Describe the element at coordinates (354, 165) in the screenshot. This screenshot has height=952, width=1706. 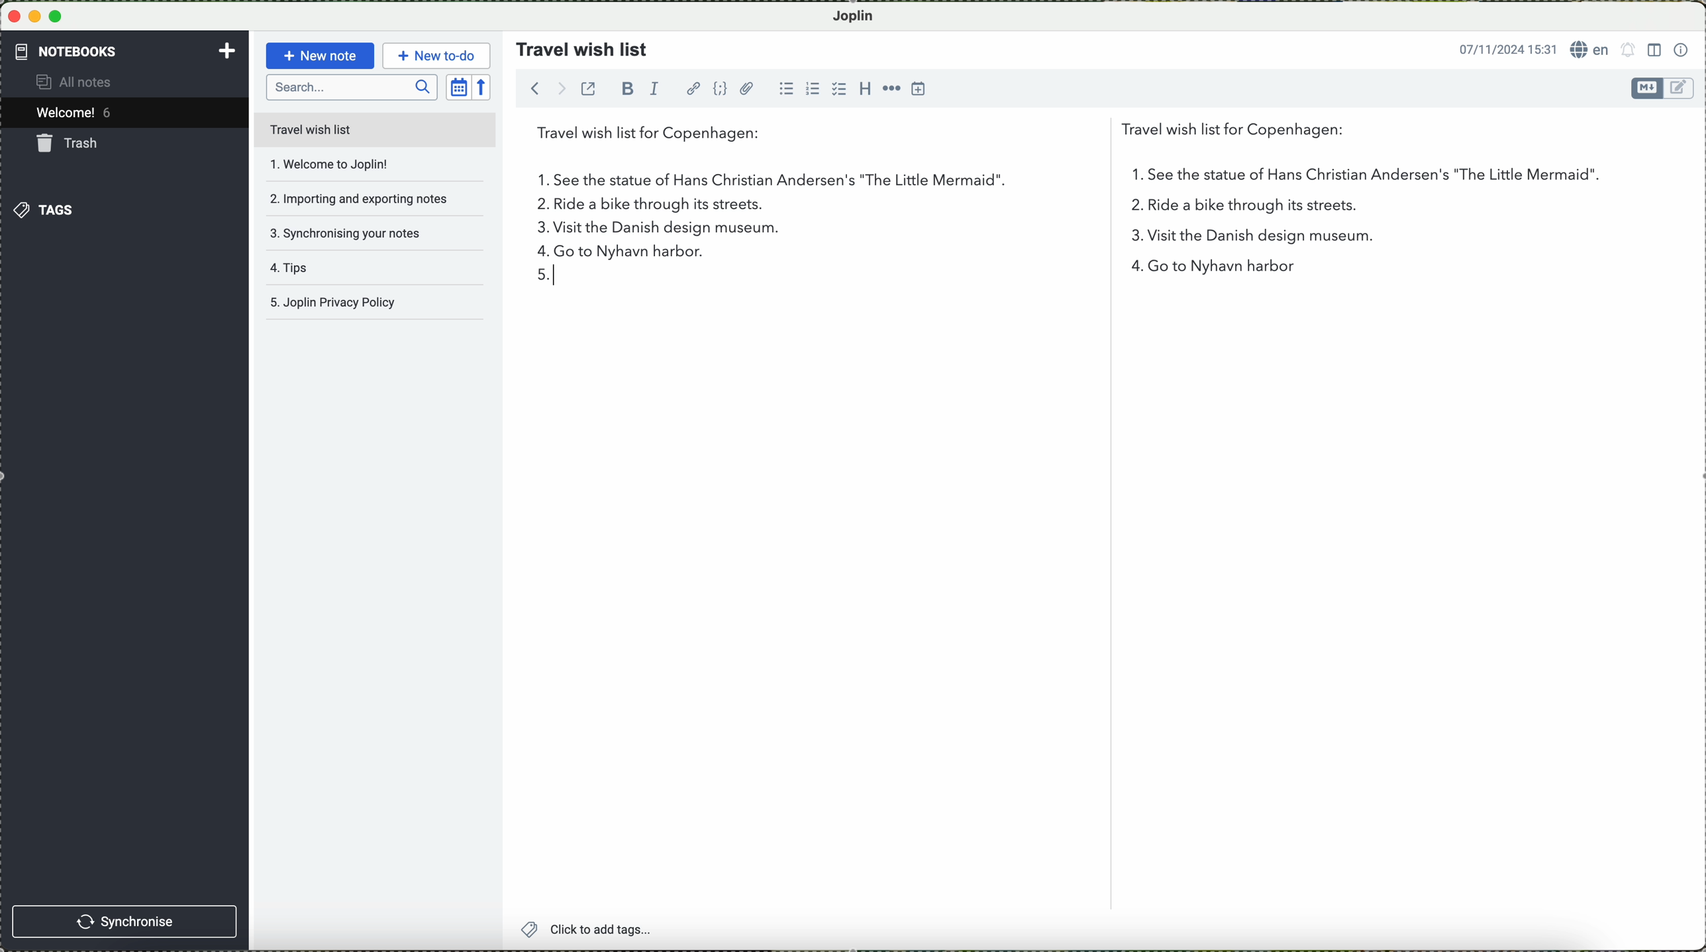
I see `welcome to joplin` at that location.